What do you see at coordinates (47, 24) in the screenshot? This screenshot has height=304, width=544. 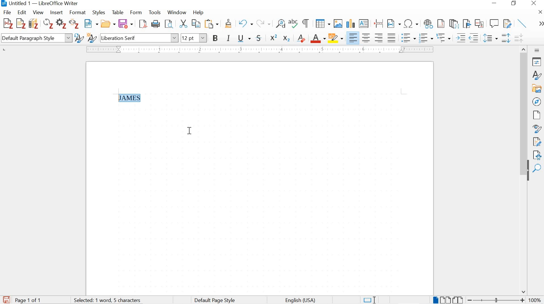 I see `refresh` at bounding box center [47, 24].